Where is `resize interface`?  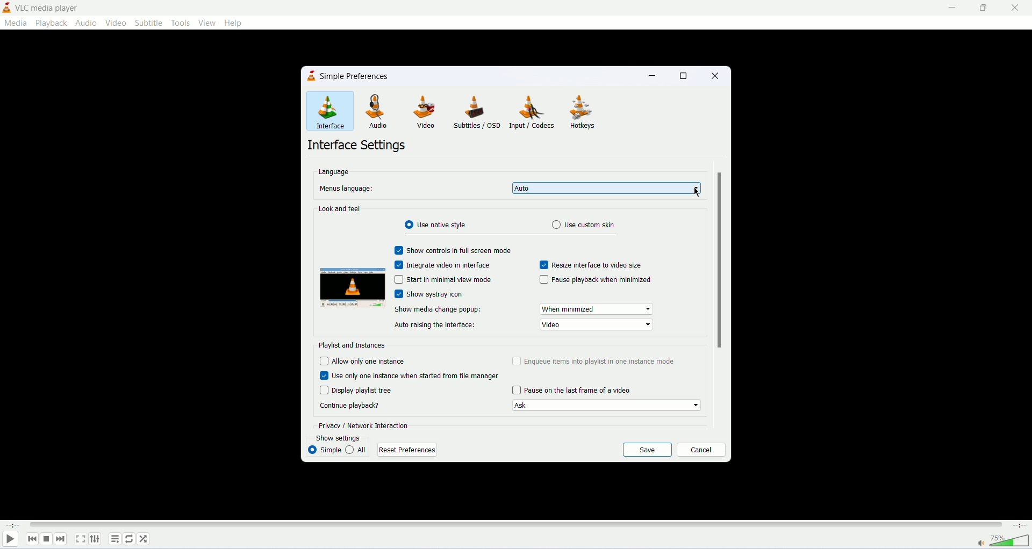
resize interface is located at coordinates (591, 265).